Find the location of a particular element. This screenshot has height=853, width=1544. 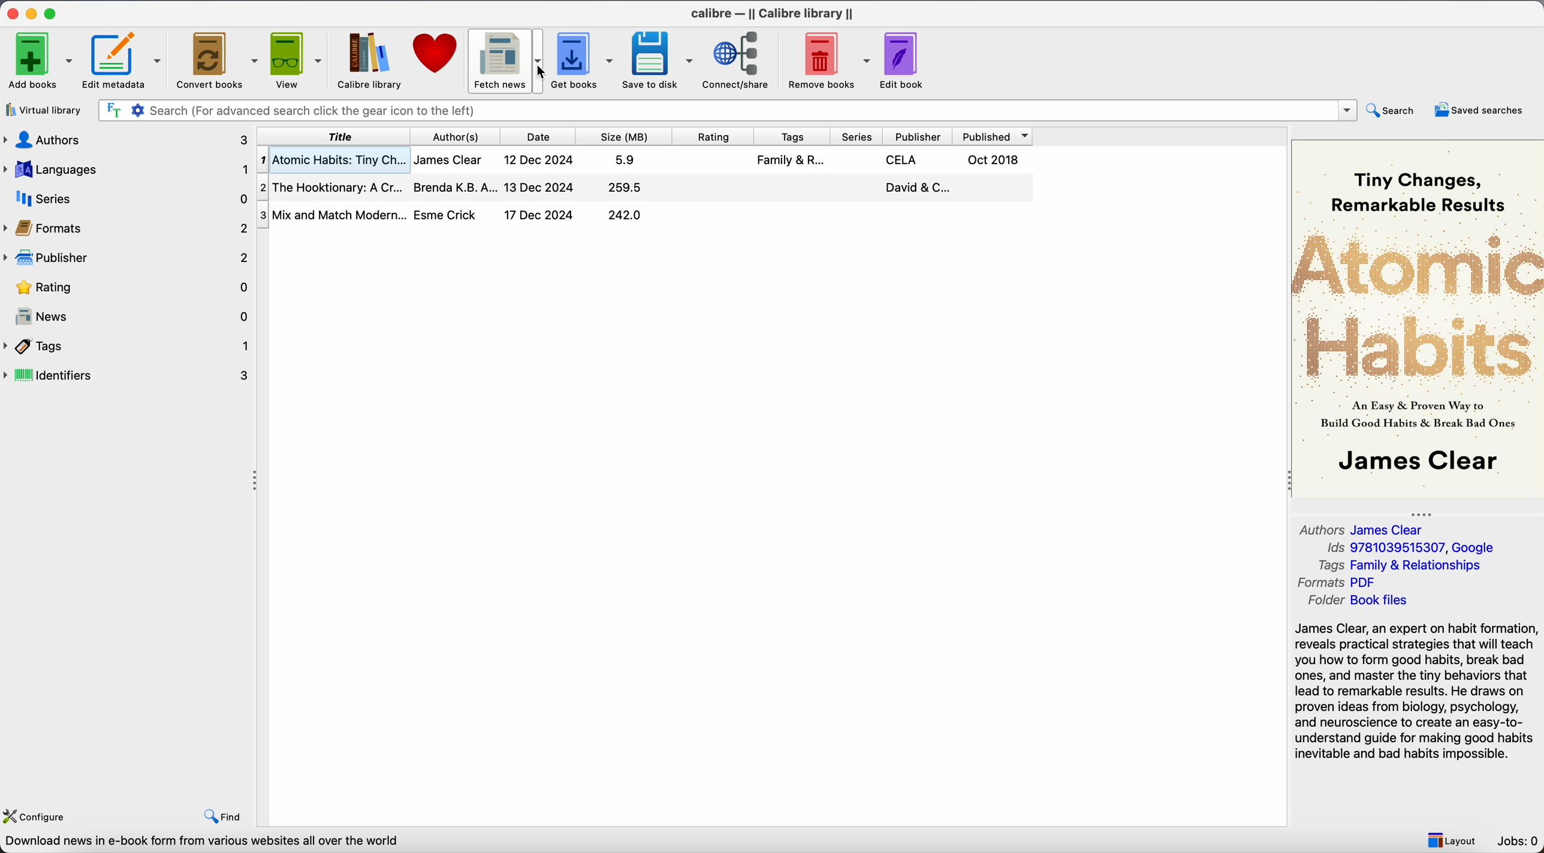

authors is located at coordinates (128, 140).